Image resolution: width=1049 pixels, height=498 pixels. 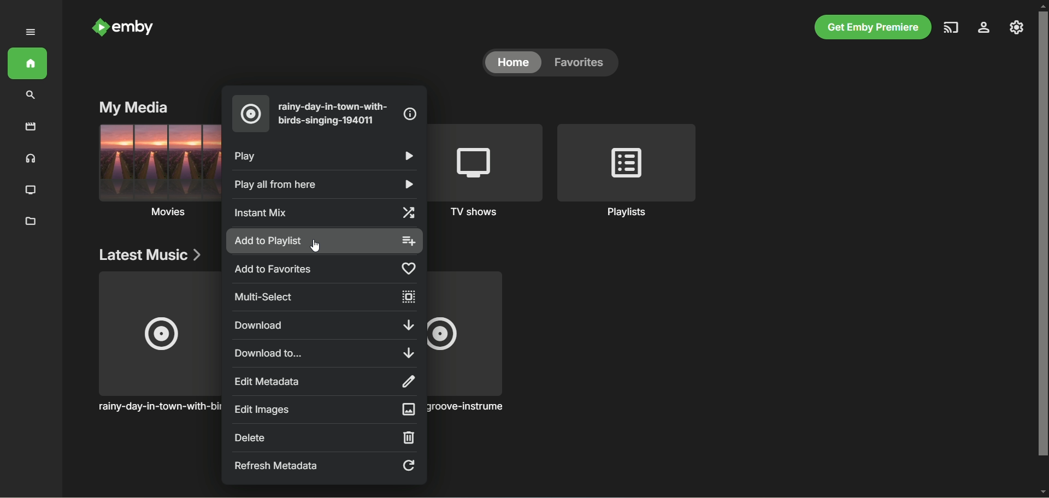 What do you see at coordinates (326, 438) in the screenshot?
I see `delete` at bounding box center [326, 438].